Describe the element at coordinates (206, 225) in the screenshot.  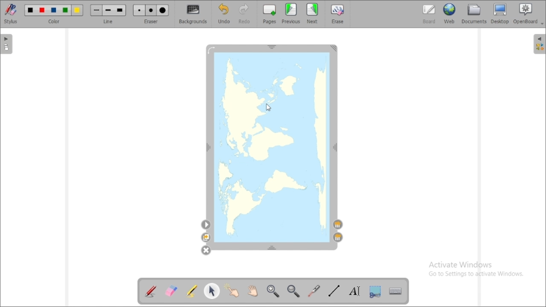
I see `settings` at that location.